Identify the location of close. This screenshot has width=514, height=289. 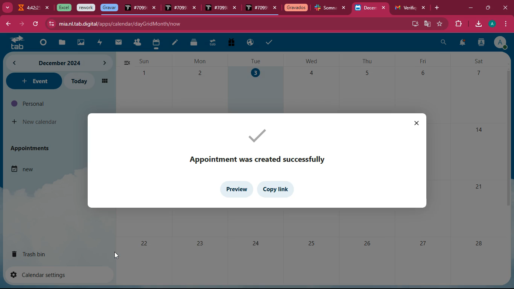
(196, 9).